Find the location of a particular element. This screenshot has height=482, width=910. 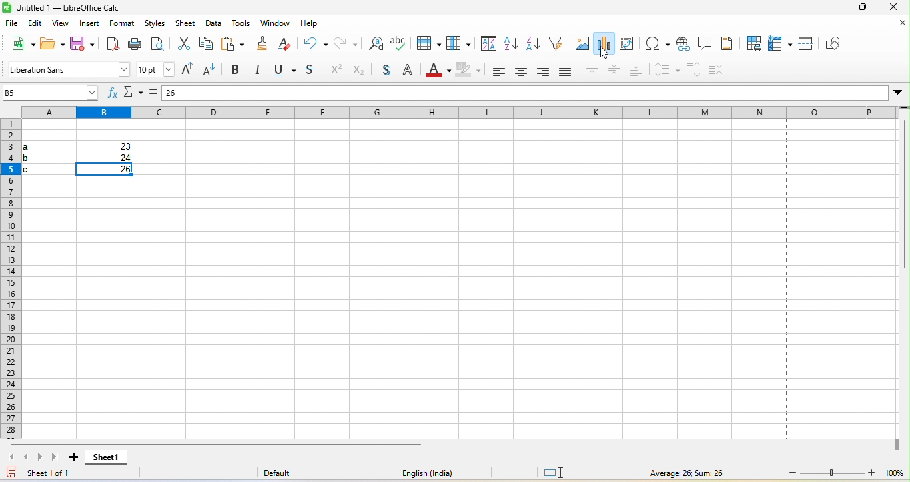

align center  is located at coordinates (522, 69).